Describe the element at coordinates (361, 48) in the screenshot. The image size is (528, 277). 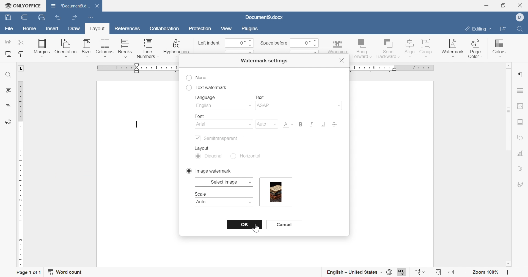
I see `bring forward` at that location.